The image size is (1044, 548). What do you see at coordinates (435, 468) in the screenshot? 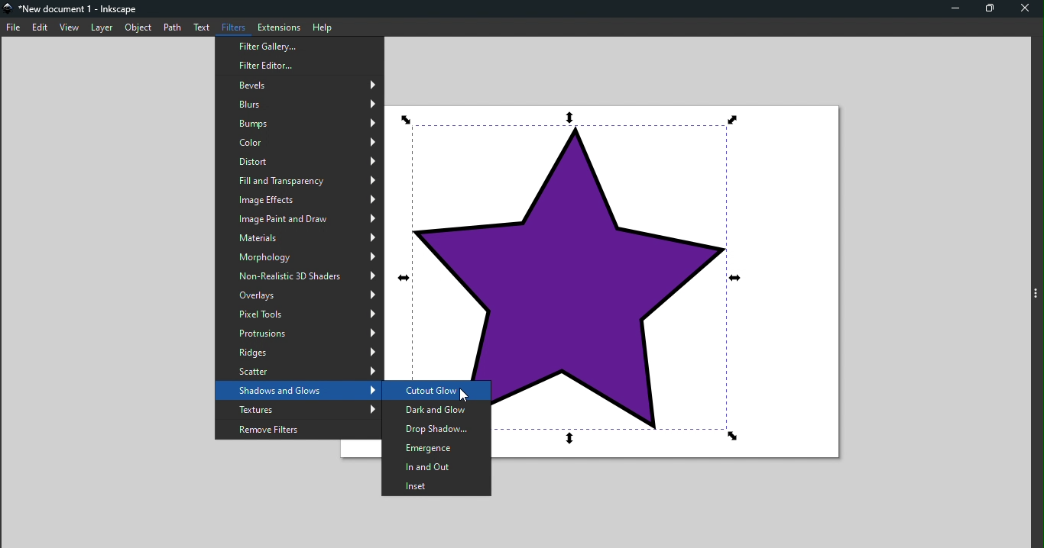
I see `In and out` at bounding box center [435, 468].